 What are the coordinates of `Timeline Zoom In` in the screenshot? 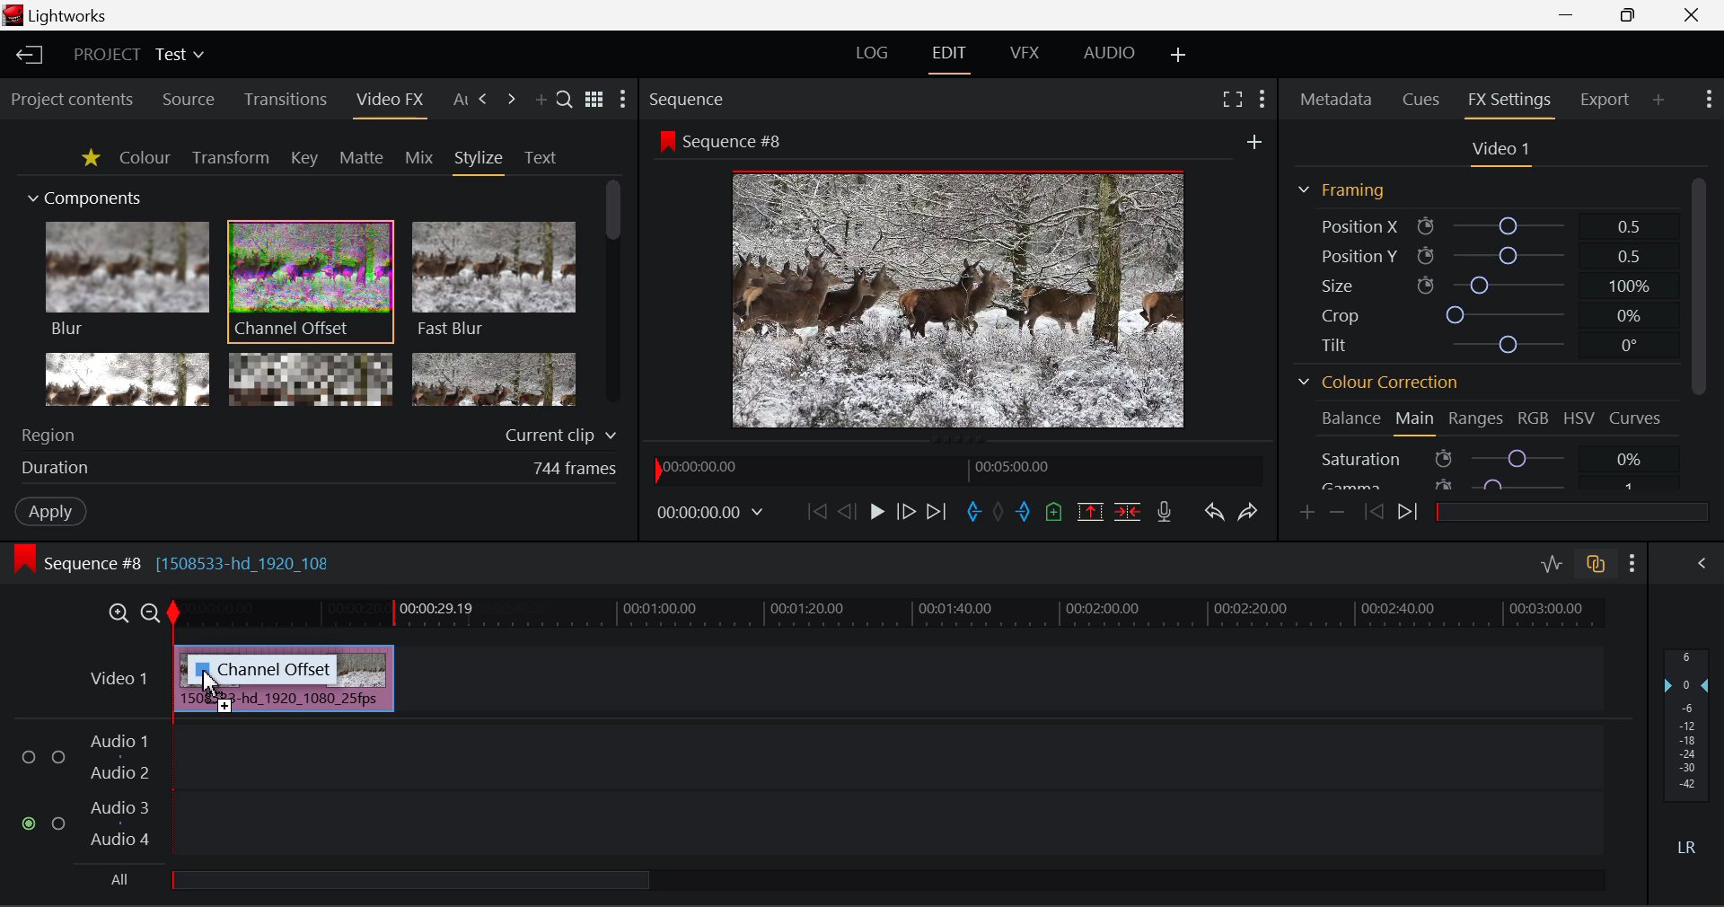 It's located at (118, 615).